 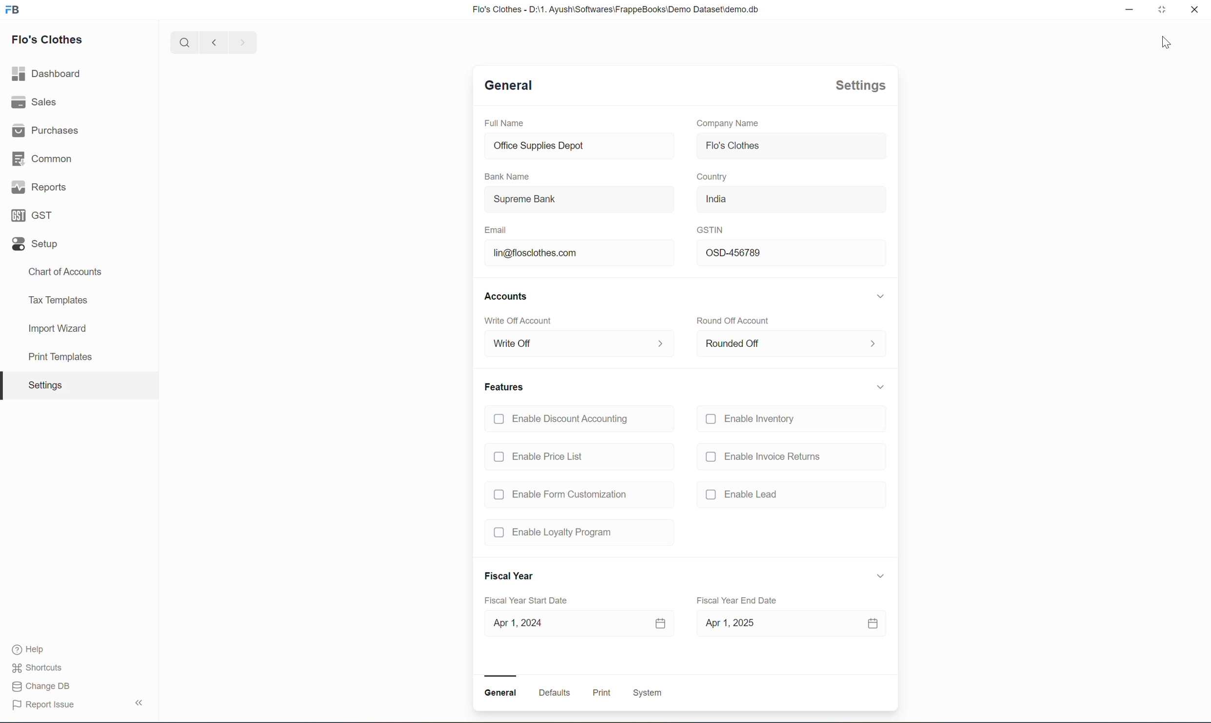 I want to click on search, so click(x=186, y=42).